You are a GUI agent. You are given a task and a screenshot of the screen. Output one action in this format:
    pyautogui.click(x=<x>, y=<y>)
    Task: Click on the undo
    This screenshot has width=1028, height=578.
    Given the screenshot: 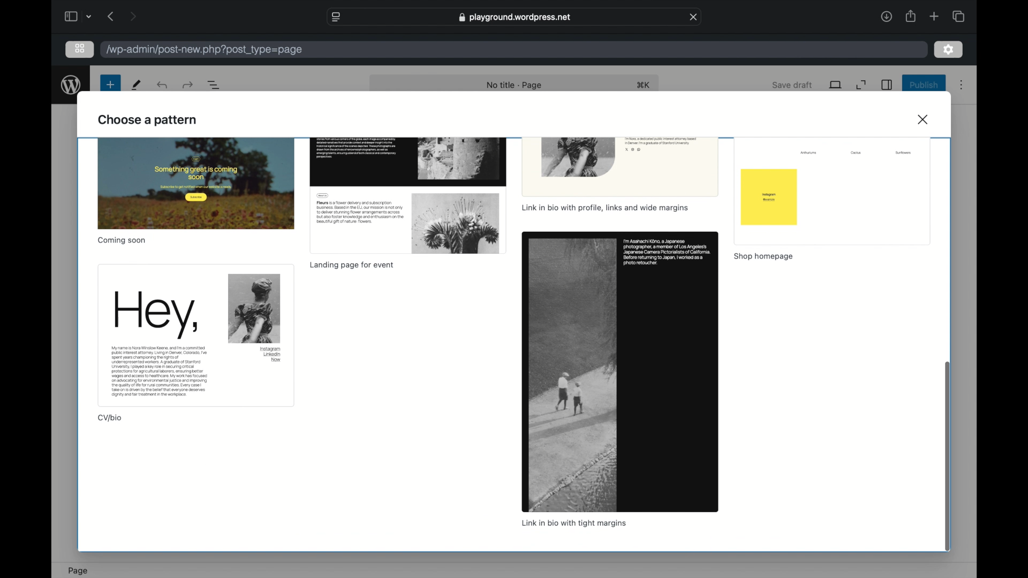 What is the action you would take?
    pyautogui.click(x=187, y=85)
    